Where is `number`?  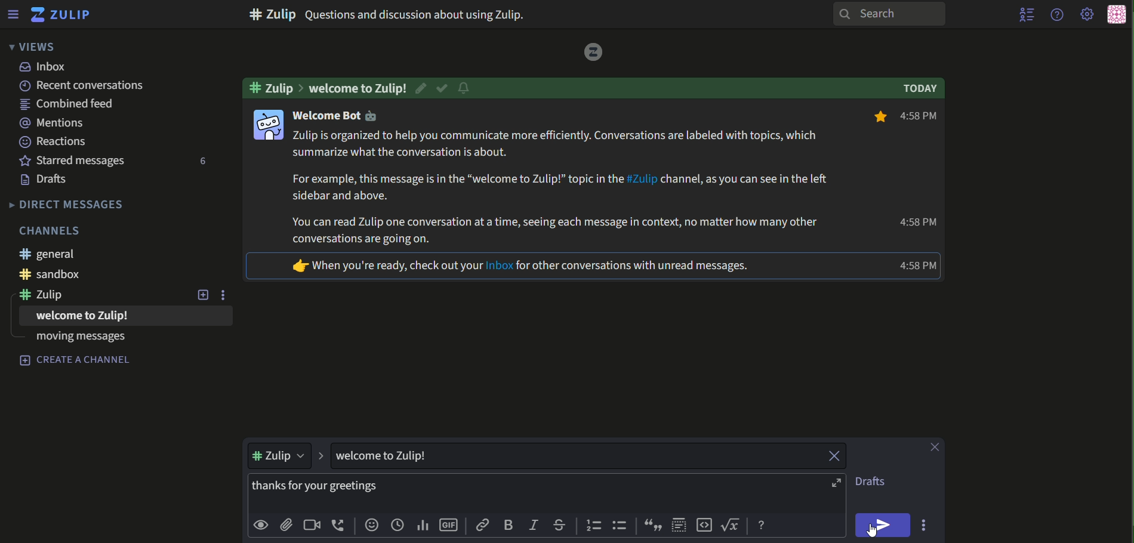 number is located at coordinates (200, 162).